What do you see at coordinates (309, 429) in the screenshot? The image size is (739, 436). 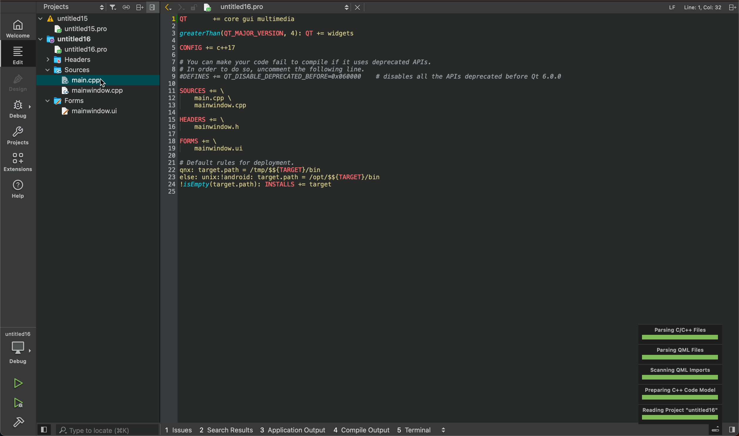 I see `logs` at bounding box center [309, 429].